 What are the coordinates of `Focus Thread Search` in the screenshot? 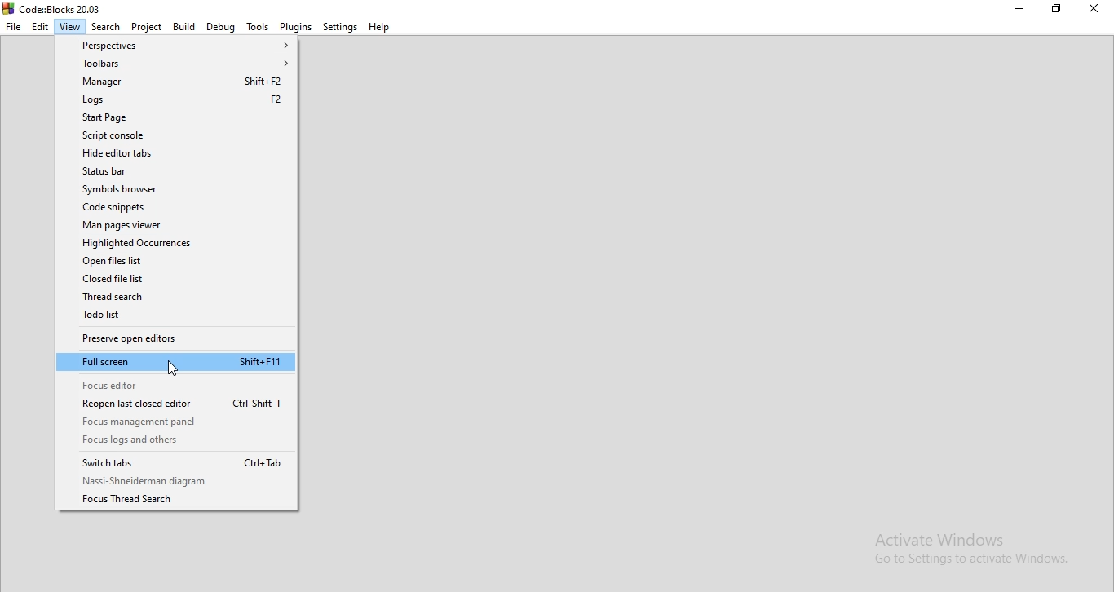 It's located at (178, 500).